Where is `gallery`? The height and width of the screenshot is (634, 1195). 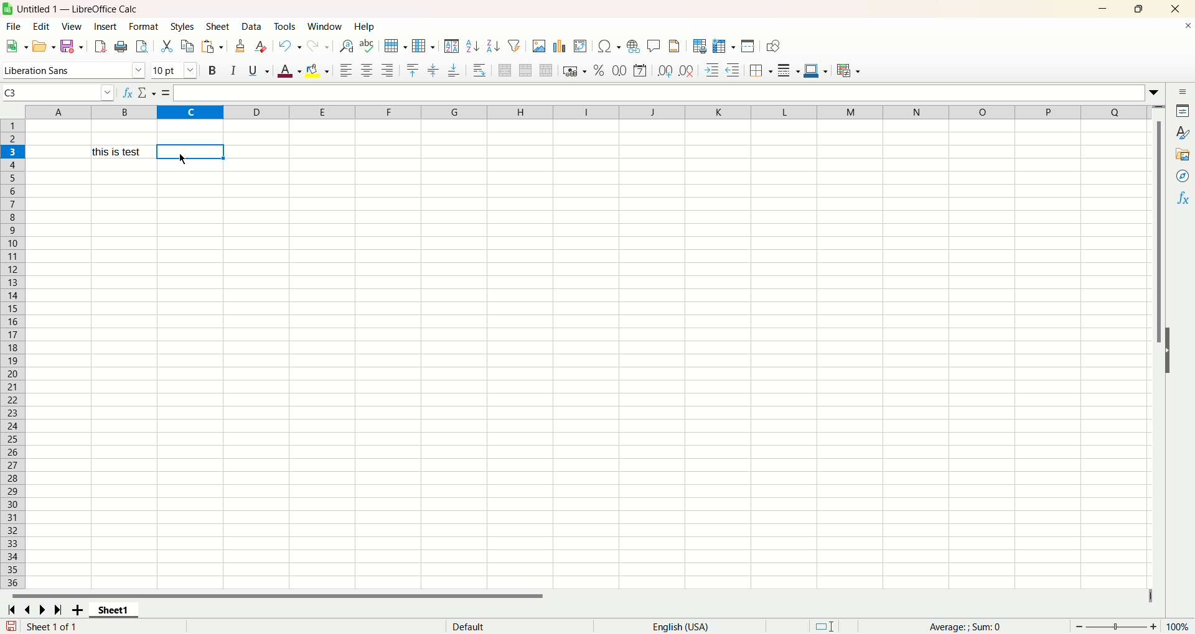
gallery is located at coordinates (1183, 154).